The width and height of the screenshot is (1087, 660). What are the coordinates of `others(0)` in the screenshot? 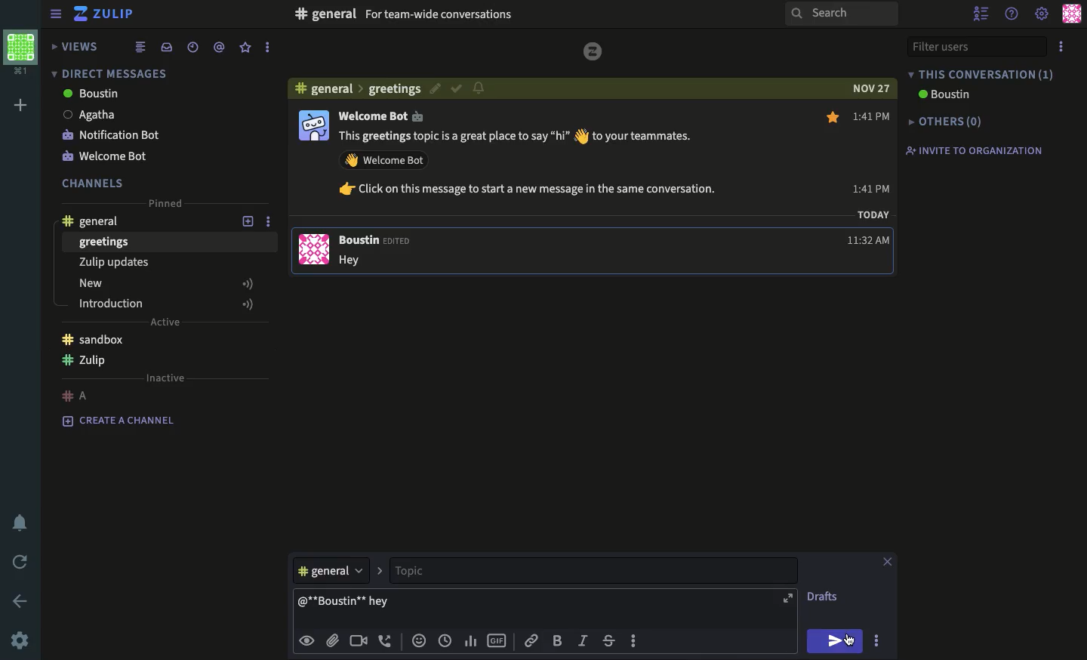 It's located at (942, 122).